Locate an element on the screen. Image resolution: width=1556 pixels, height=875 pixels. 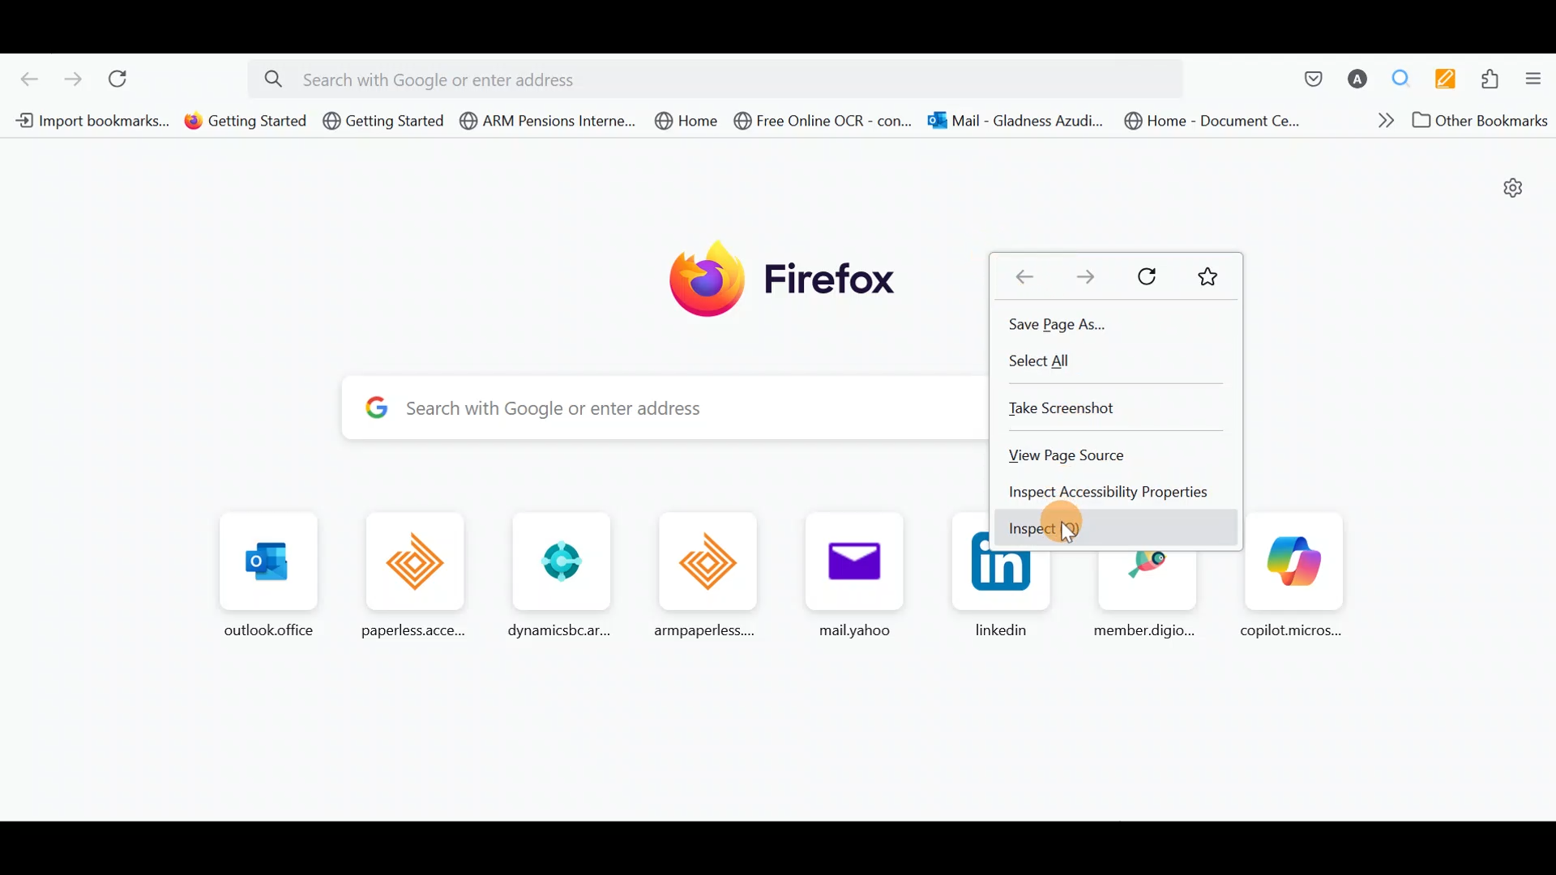
Firefox logo is located at coordinates (784, 274).